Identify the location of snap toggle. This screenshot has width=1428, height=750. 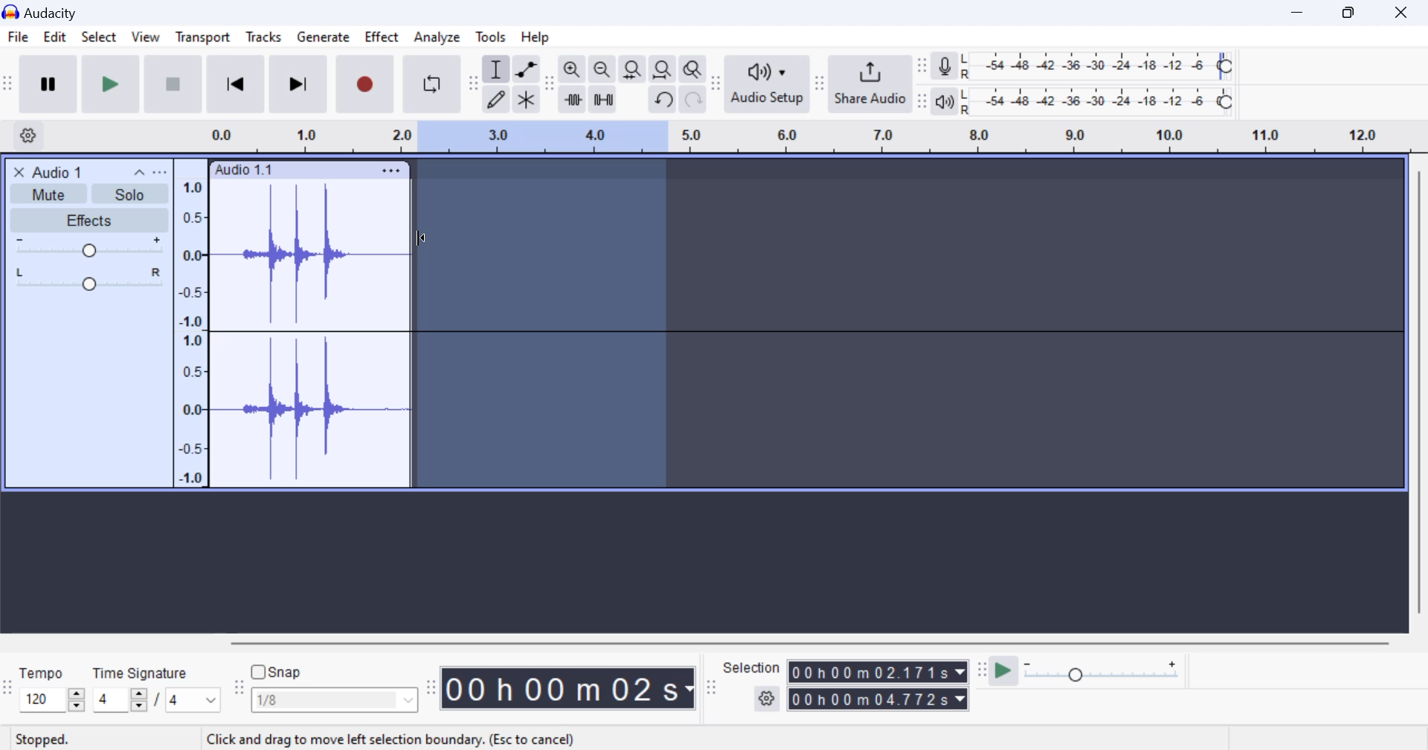
(284, 672).